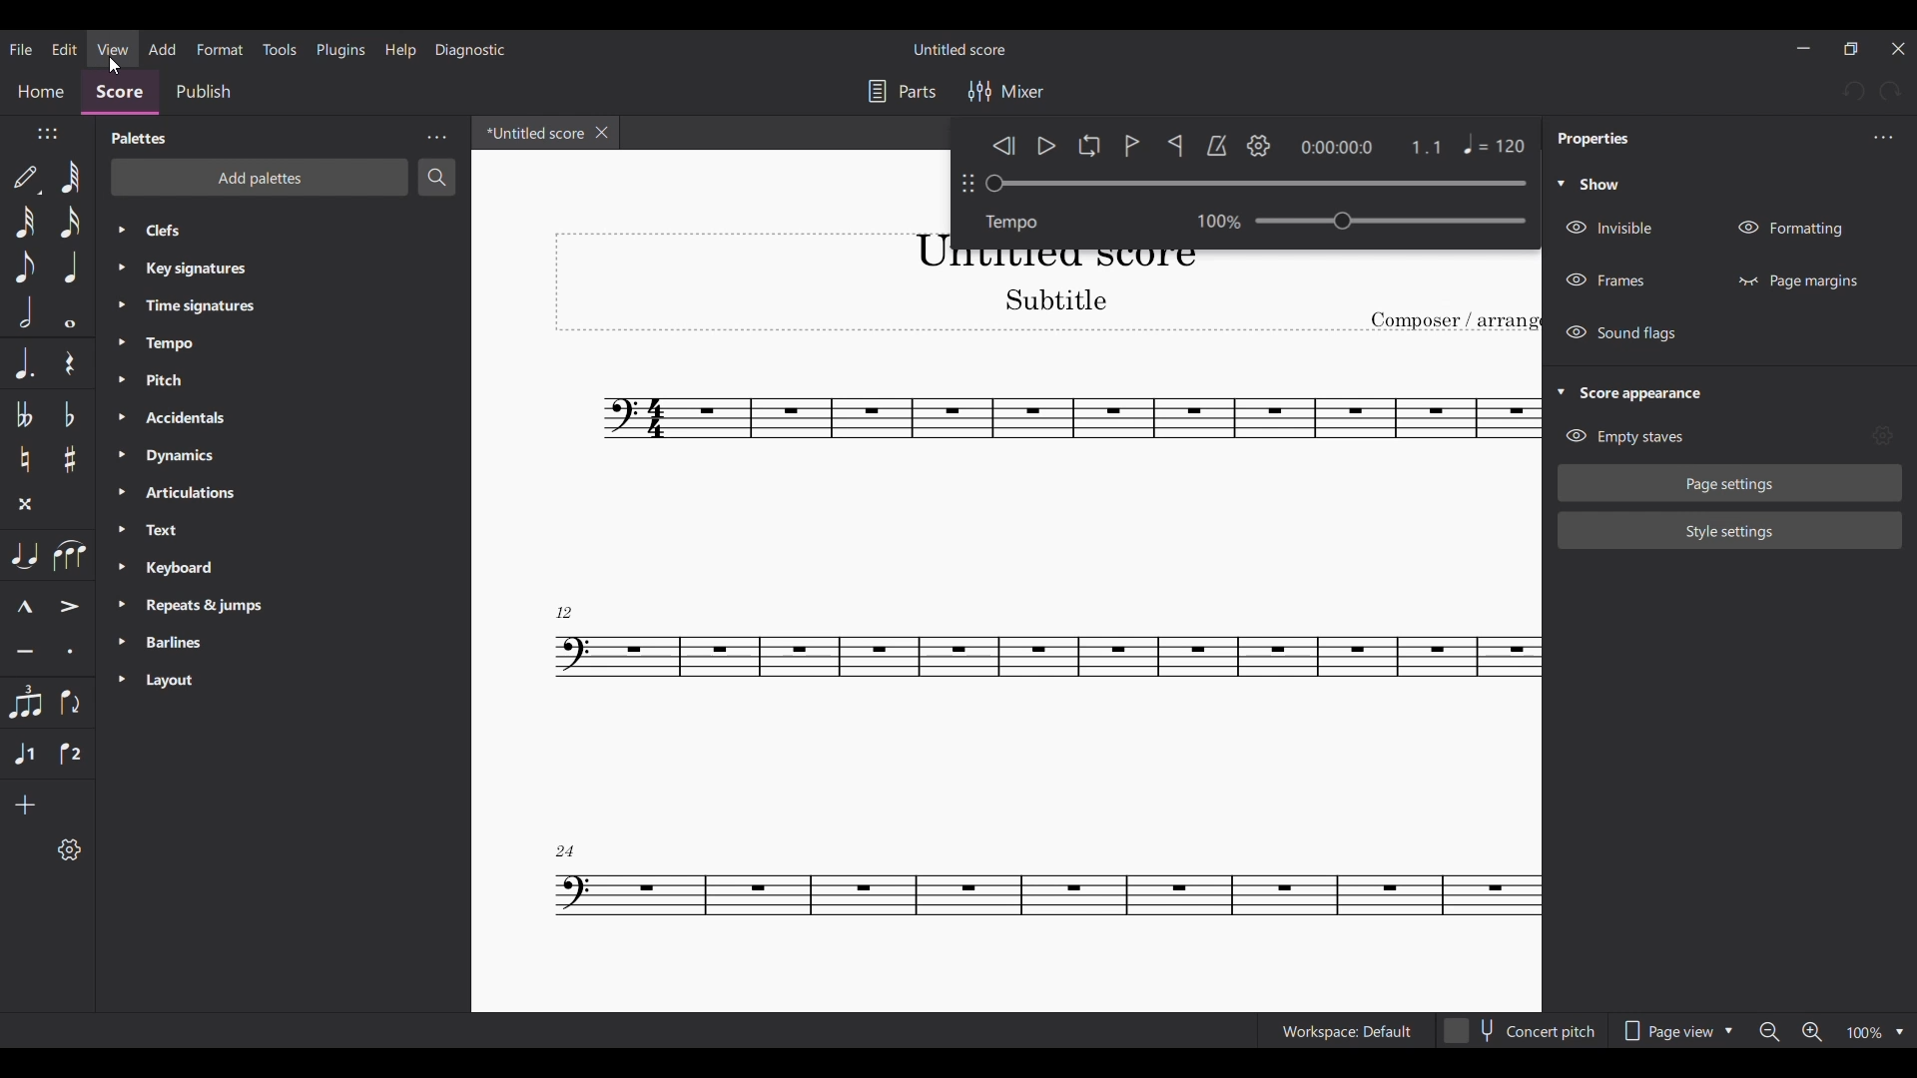 This screenshot has height=1078, width=1917. I want to click on Repeat & jump, so click(263, 606).